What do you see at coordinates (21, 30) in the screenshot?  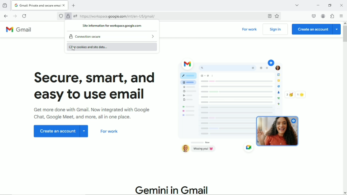 I see `Gmail` at bounding box center [21, 30].